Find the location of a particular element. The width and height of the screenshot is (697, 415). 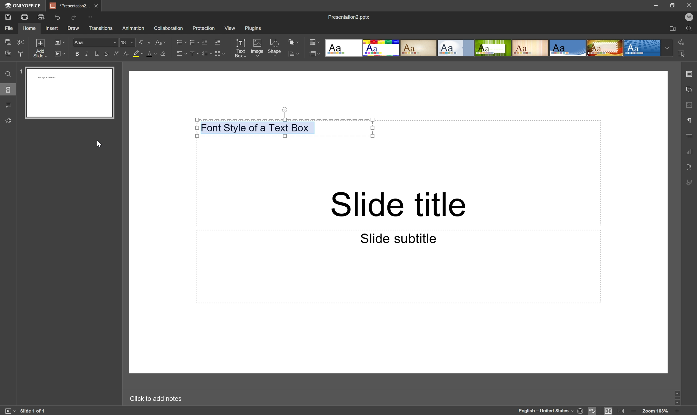

Protection is located at coordinates (204, 28).